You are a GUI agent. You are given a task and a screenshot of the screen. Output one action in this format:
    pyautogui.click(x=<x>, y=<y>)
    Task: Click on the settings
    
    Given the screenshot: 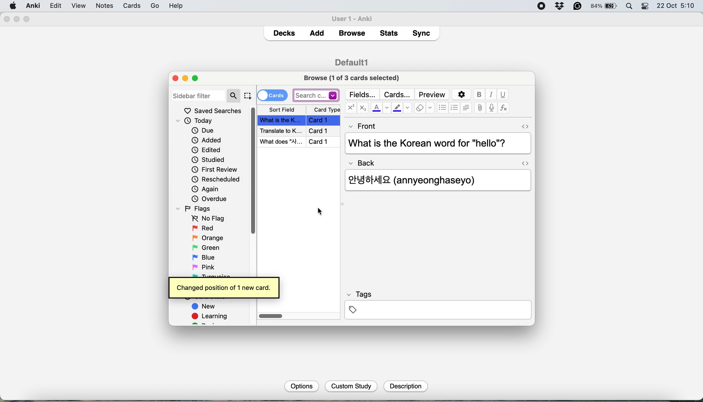 What is the action you would take?
    pyautogui.click(x=461, y=95)
    